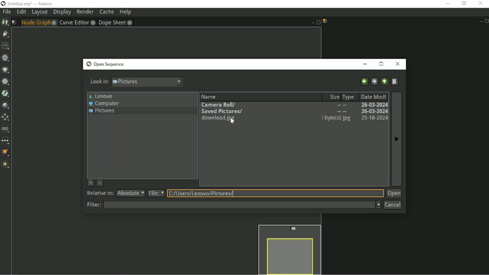 The height and width of the screenshot is (275, 489). Describe the element at coordinates (125, 12) in the screenshot. I see `Help` at that location.